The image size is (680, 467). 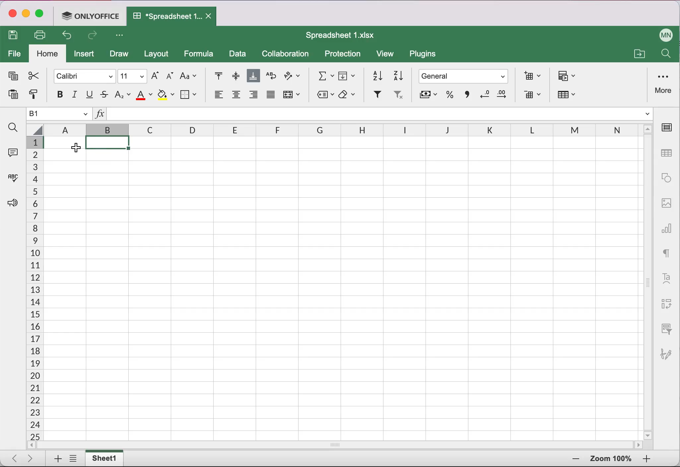 What do you see at coordinates (341, 287) in the screenshot?
I see `cells` at bounding box center [341, 287].